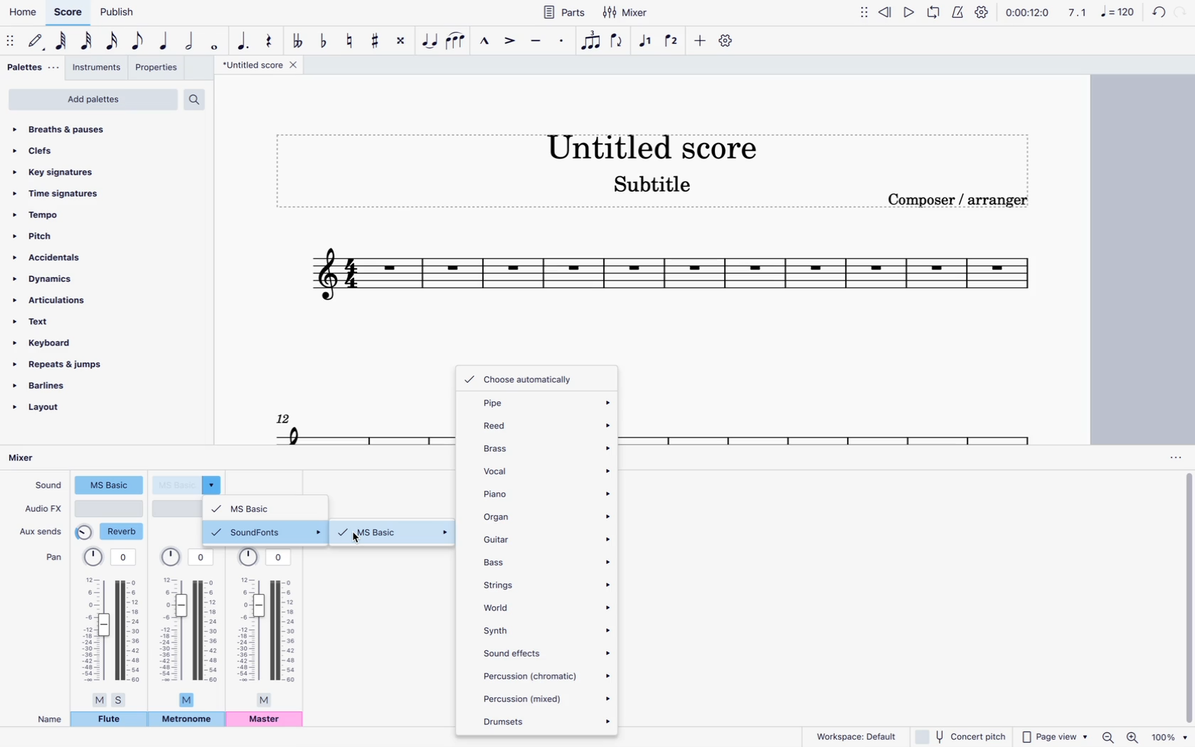 The height and width of the screenshot is (747, 1195). I want to click on mixer, so click(626, 13).